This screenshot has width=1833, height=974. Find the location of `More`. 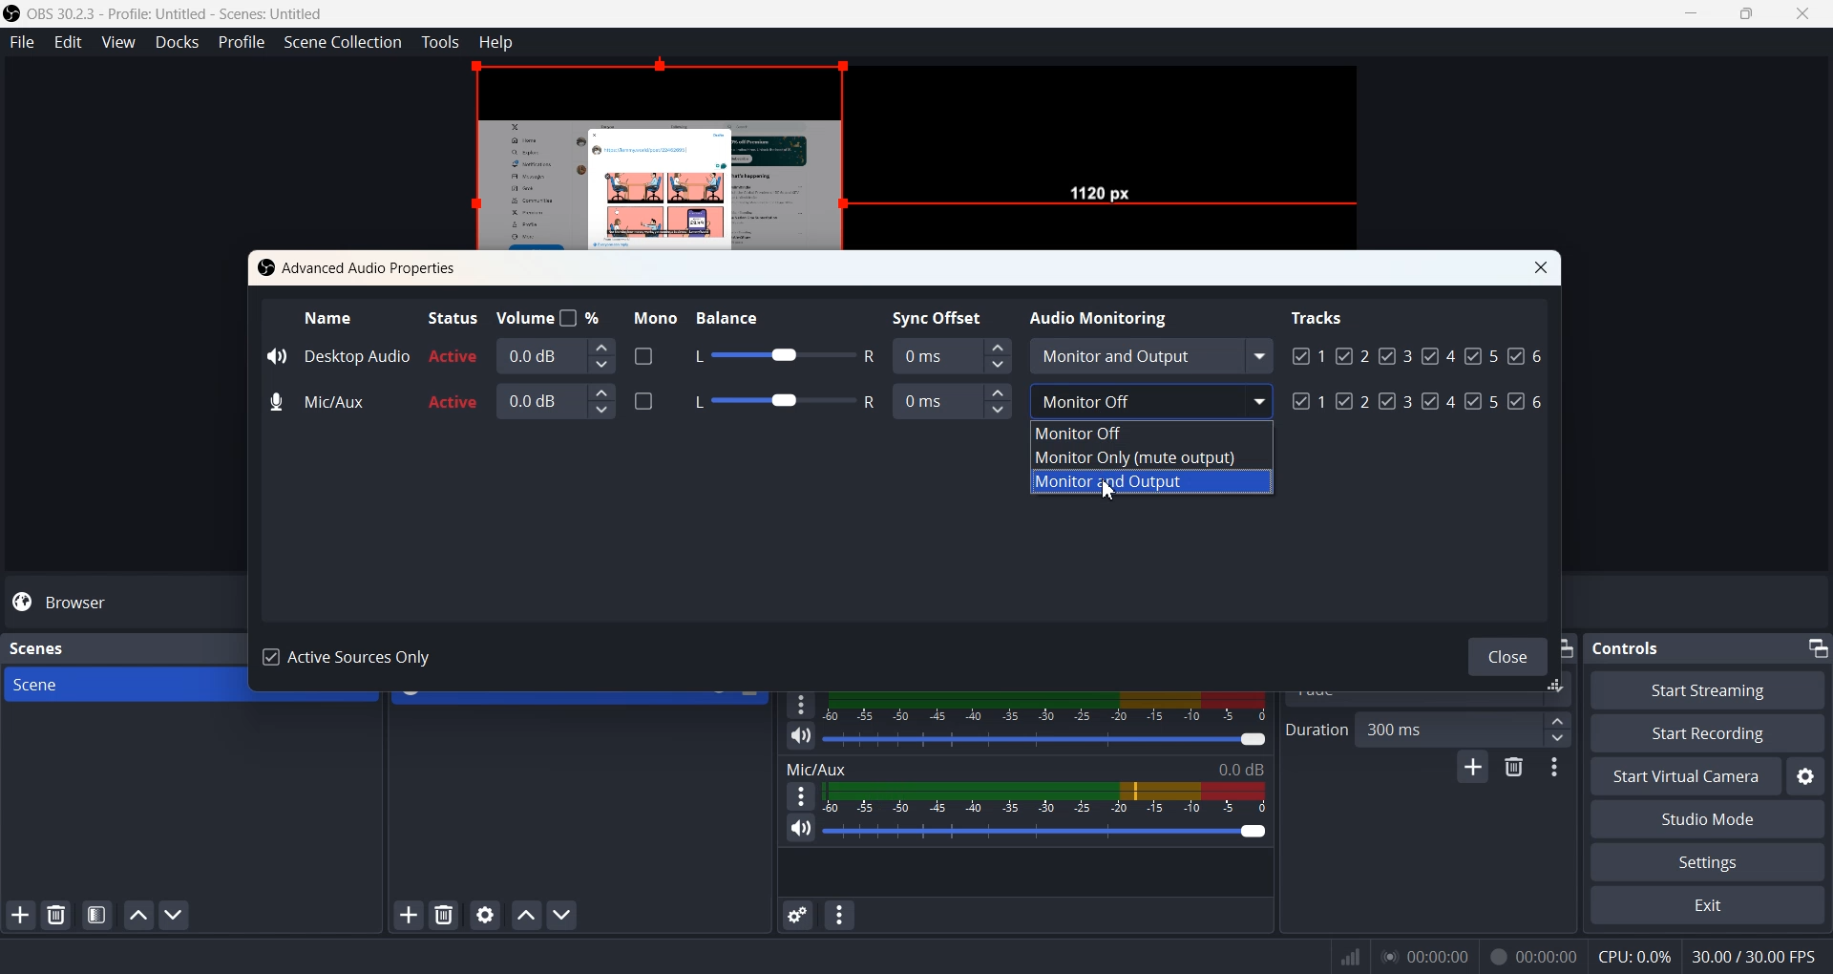

More is located at coordinates (798, 795).